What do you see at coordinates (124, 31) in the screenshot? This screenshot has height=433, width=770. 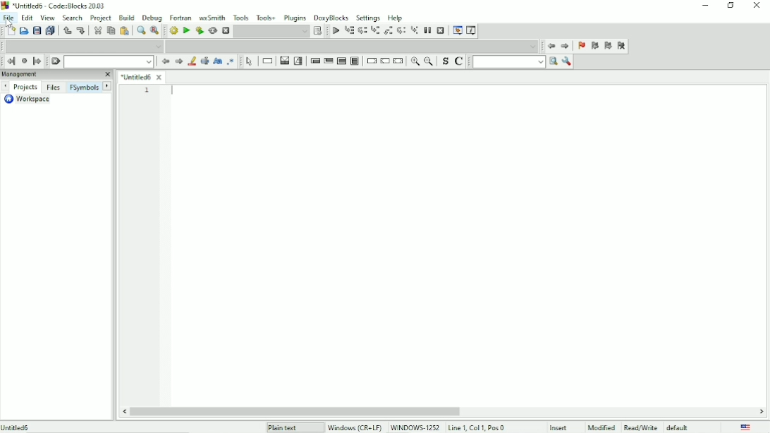 I see `Paste` at bounding box center [124, 31].